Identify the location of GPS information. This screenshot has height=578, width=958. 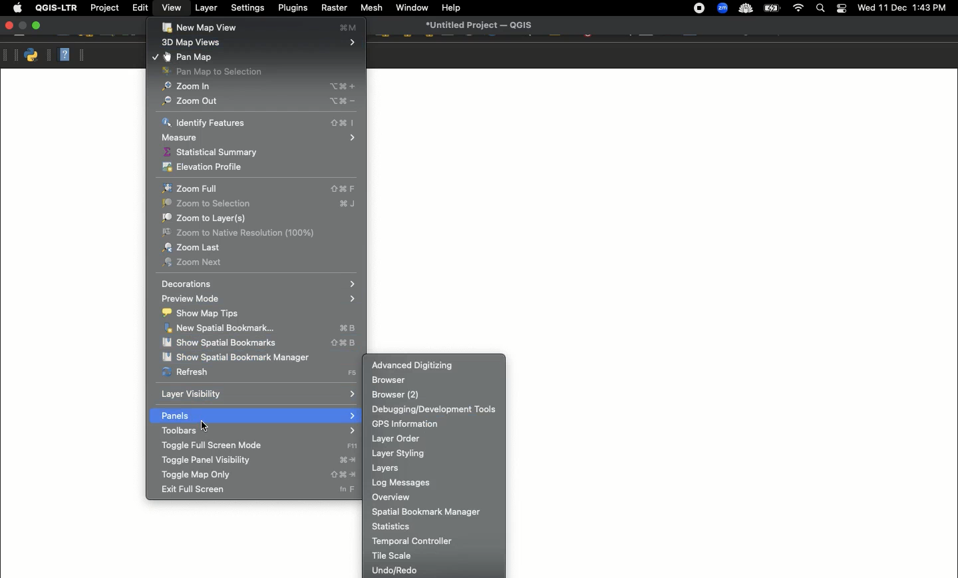
(433, 424).